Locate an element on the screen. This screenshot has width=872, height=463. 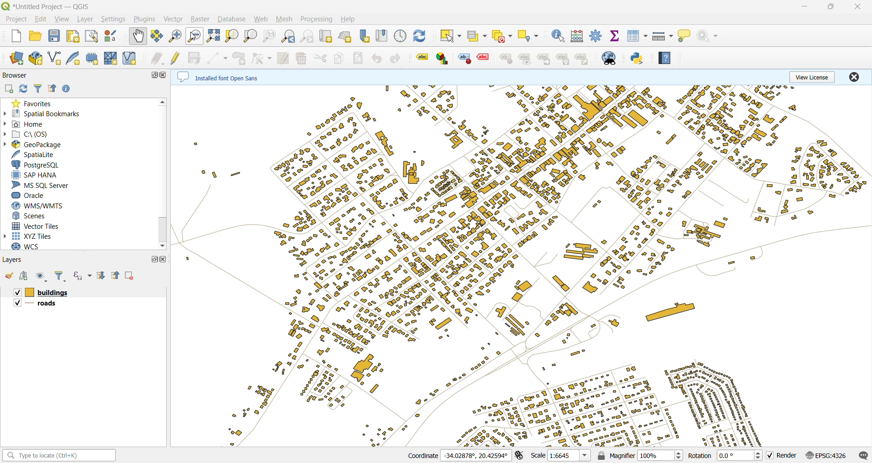
refresh is located at coordinates (24, 88).